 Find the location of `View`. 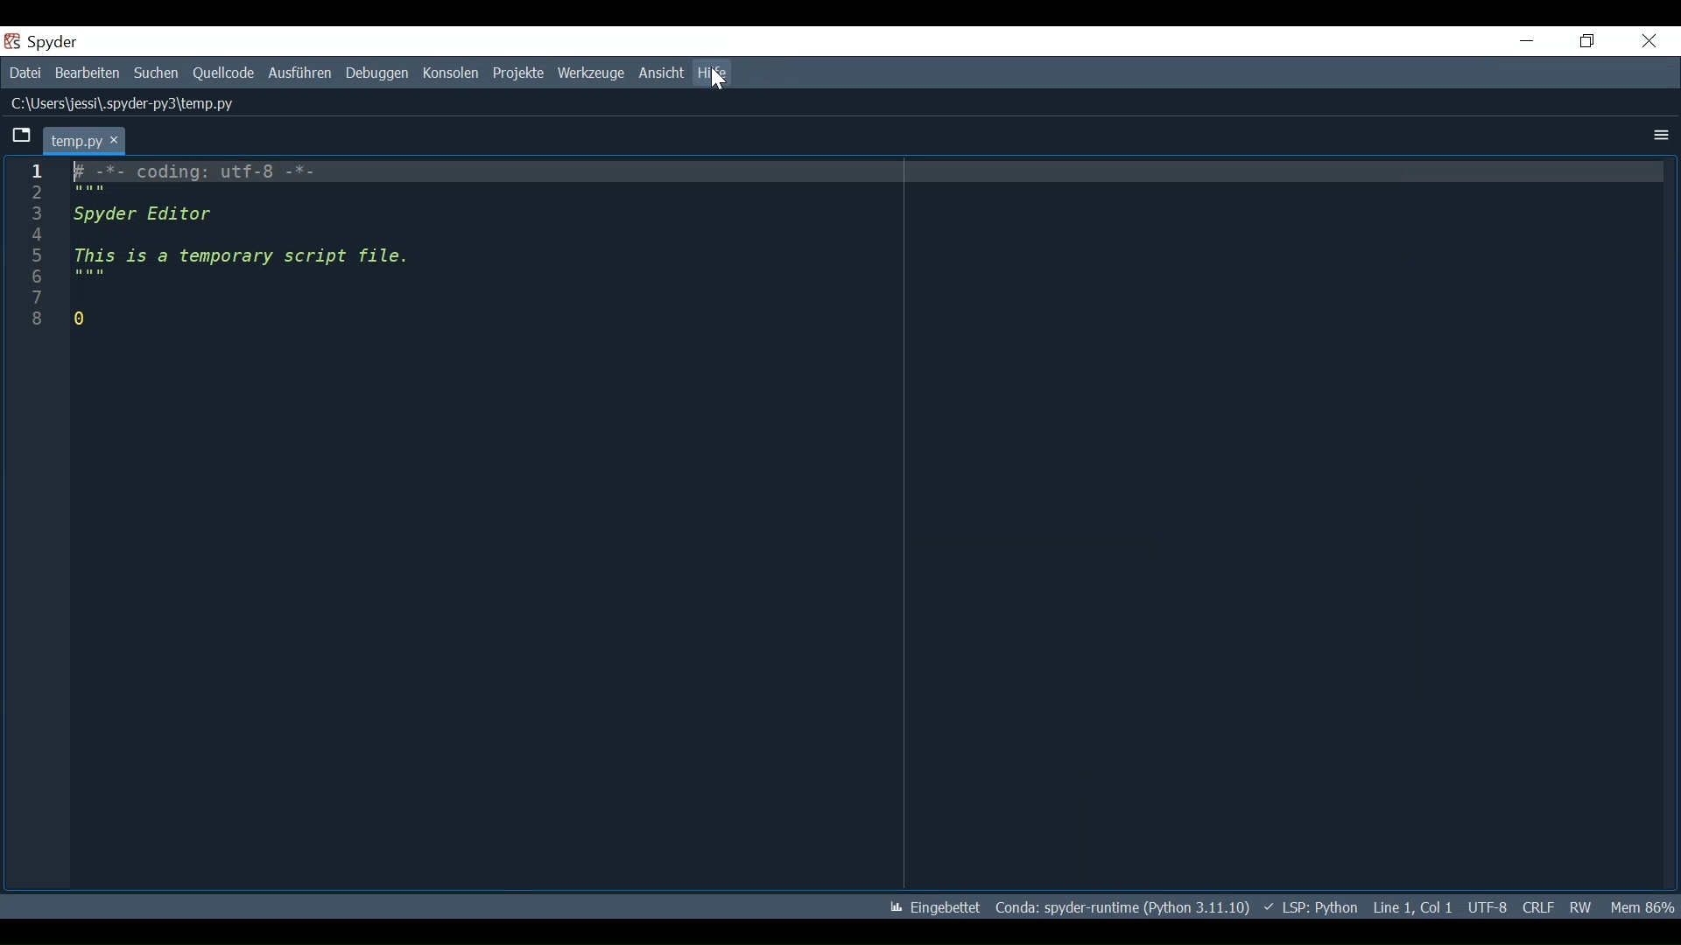

View is located at coordinates (659, 73).